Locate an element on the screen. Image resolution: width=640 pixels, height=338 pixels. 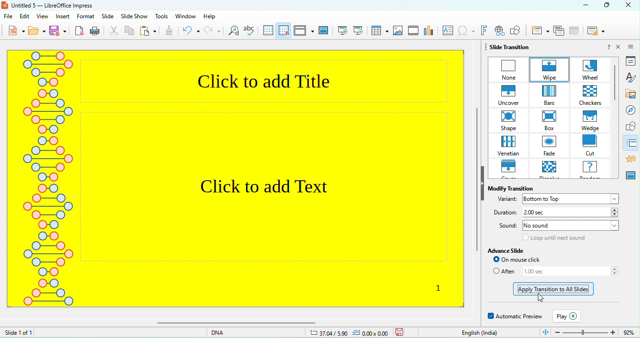
master slide is located at coordinates (632, 175).